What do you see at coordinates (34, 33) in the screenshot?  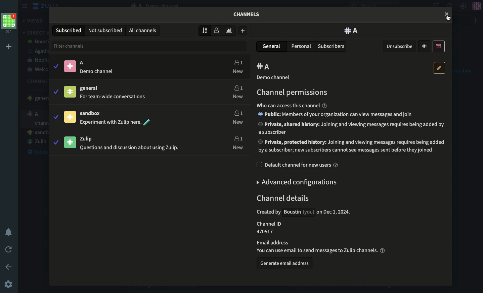 I see `DM` at bounding box center [34, 33].